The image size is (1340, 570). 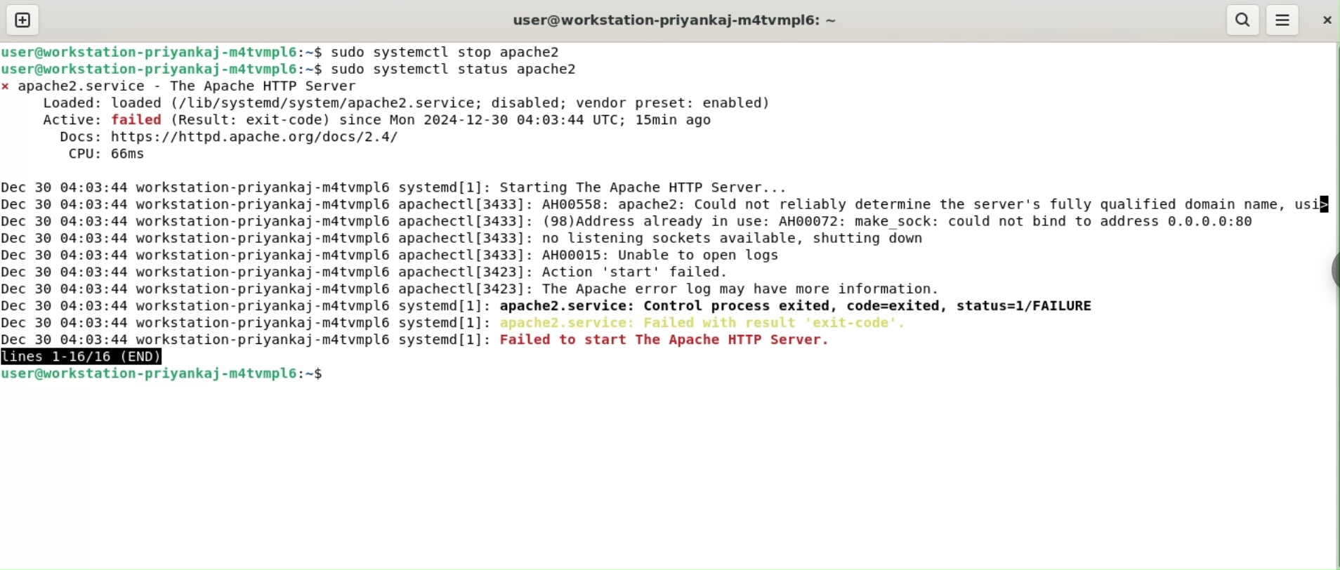 What do you see at coordinates (1325, 20) in the screenshot?
I see `close` at bounding box center [1325, 20].